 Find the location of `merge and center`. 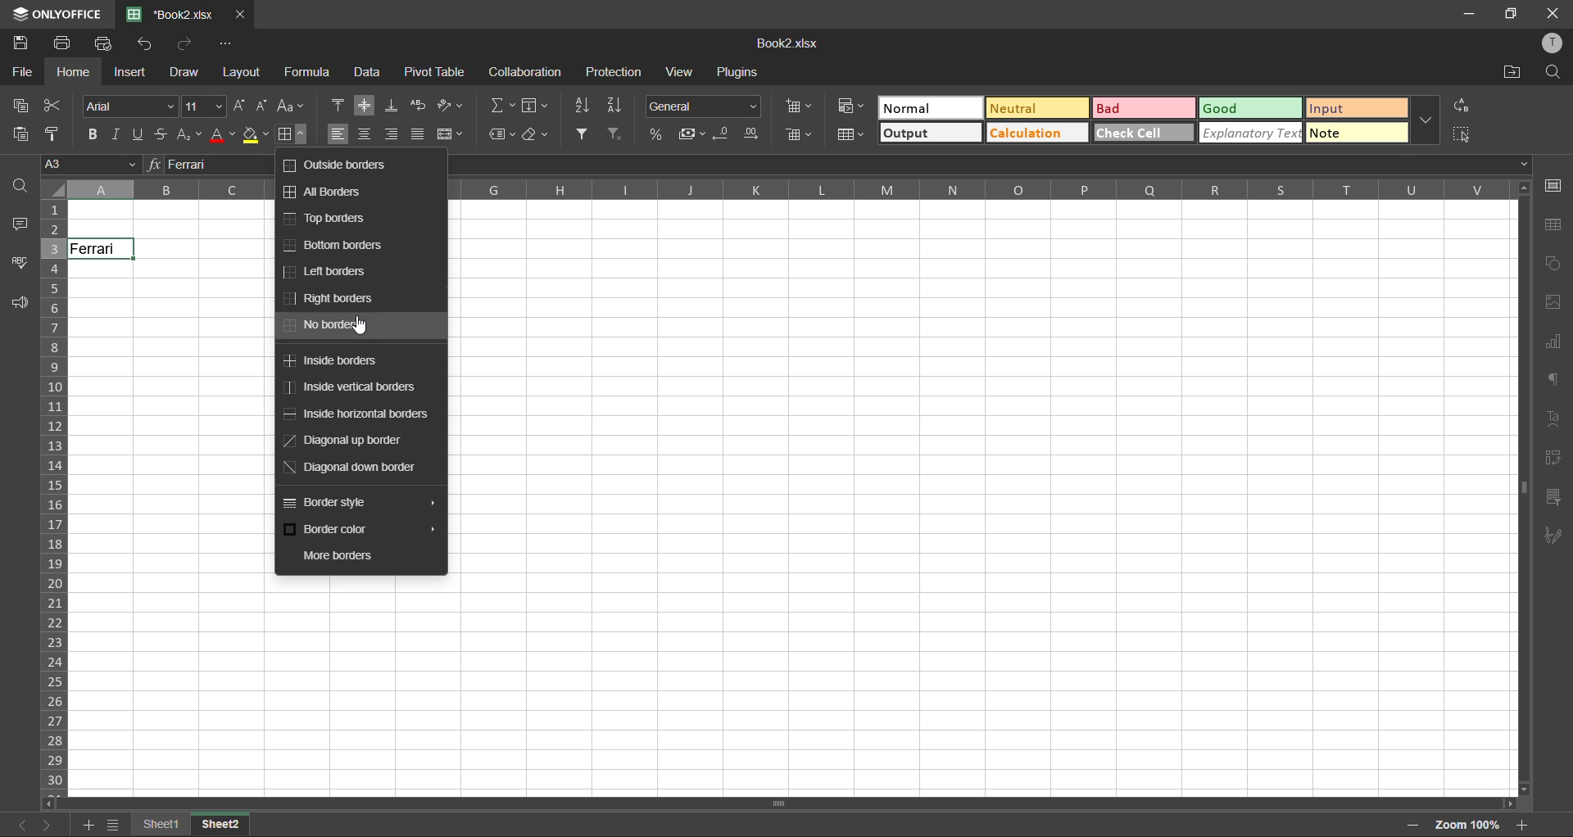

merge and center is located at coordinates (449, 133).